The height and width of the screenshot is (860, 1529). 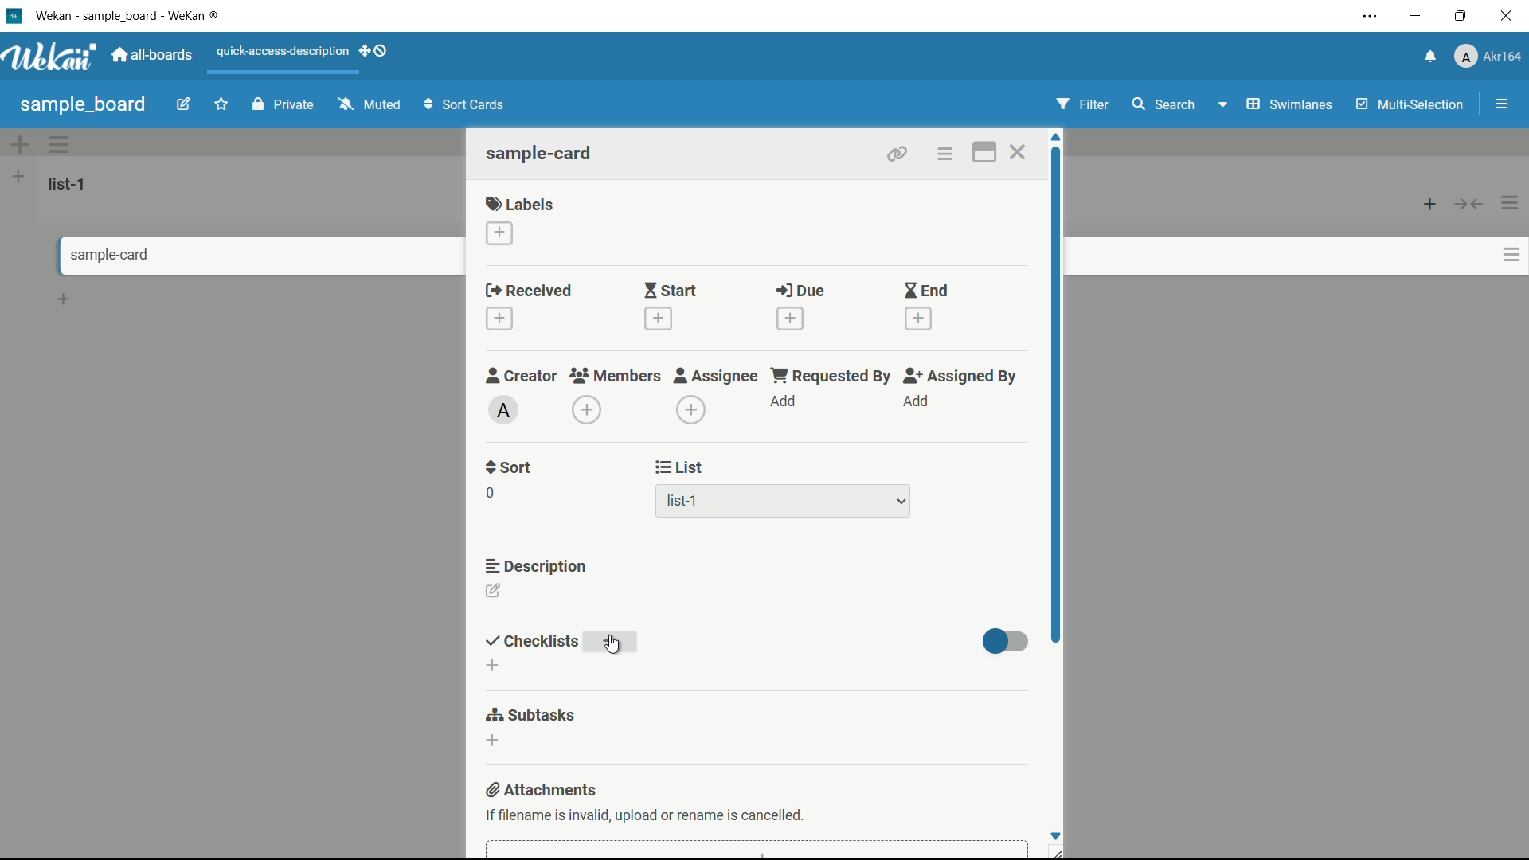 I want to click on list-1, so click(x=70, y=183).